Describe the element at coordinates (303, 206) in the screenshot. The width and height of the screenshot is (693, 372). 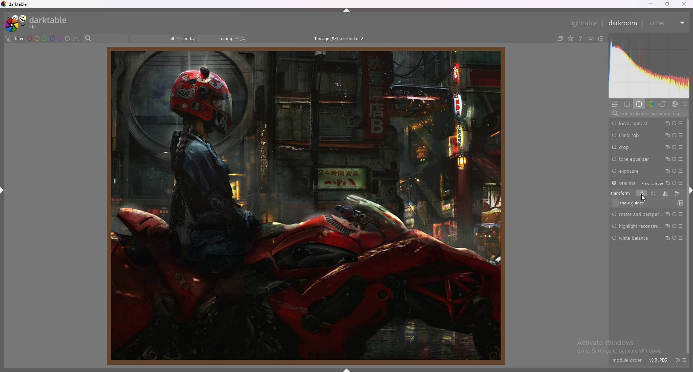
I see `image` at that location.